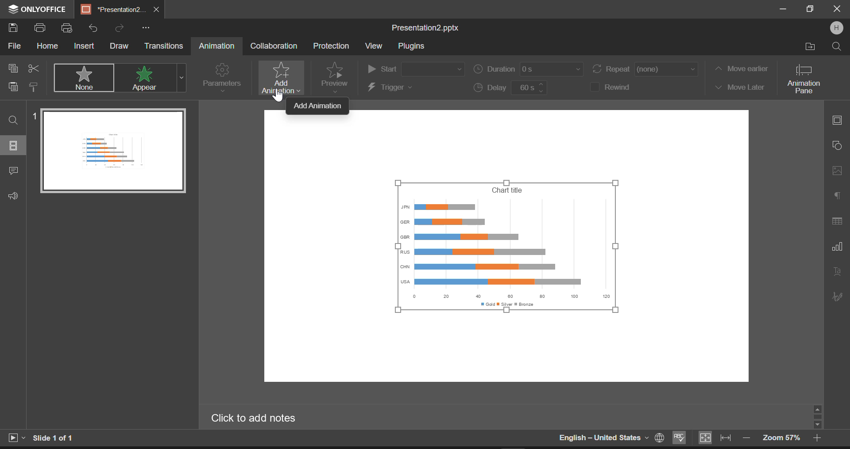 Image resolution: width=850 pixels, height=449 pixels. What do you see at coordinates (14, 145) in the screenshot?
I see `Slides` at bounding box center [14, 145].